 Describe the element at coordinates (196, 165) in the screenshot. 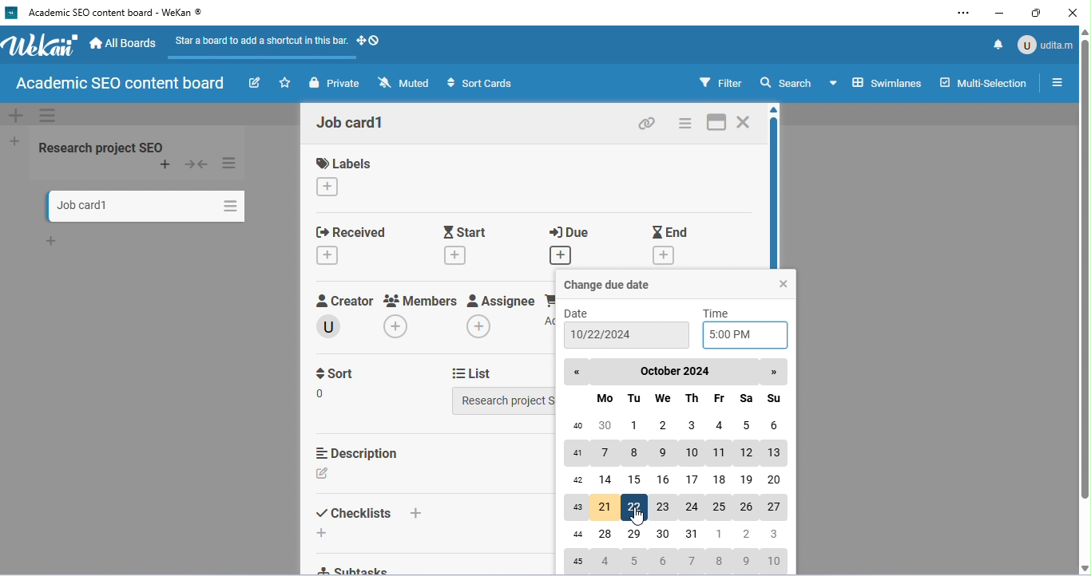

I see `collapse` at that location.